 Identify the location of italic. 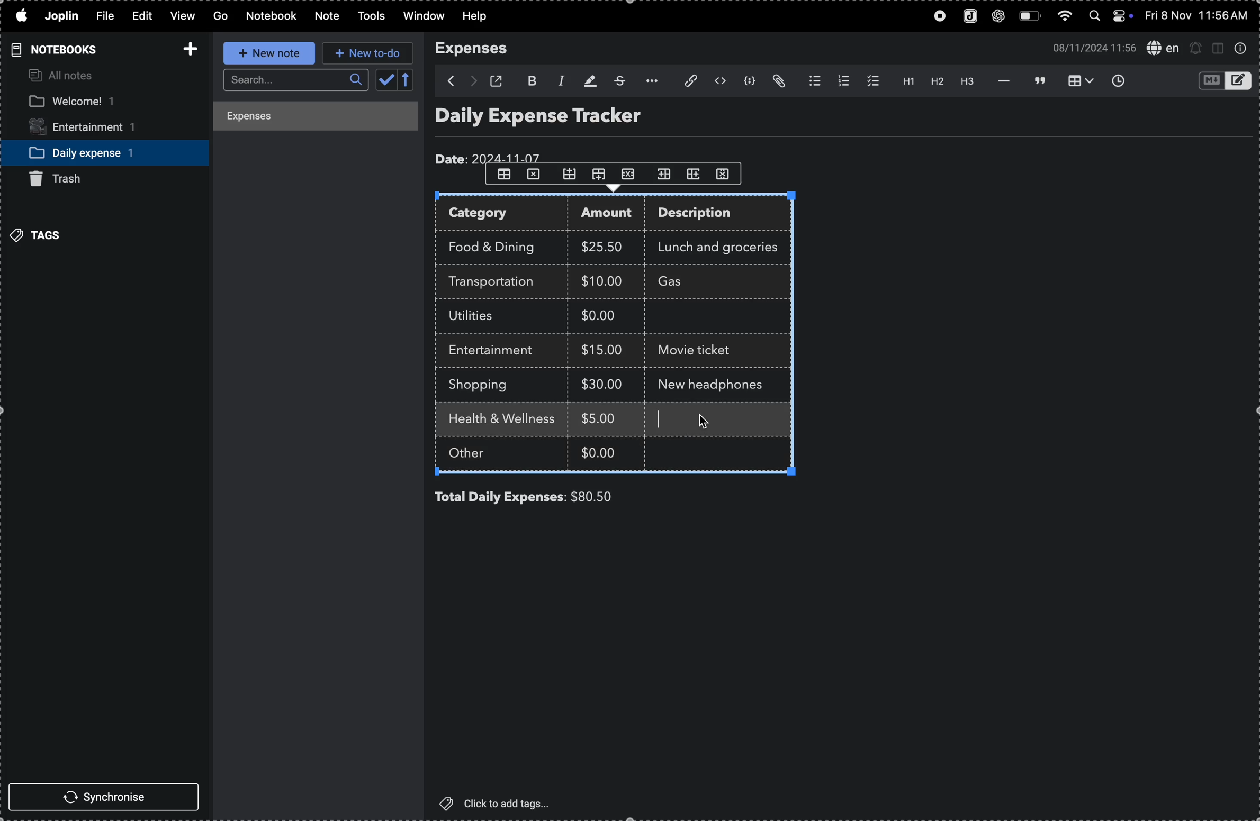
(558, 80).